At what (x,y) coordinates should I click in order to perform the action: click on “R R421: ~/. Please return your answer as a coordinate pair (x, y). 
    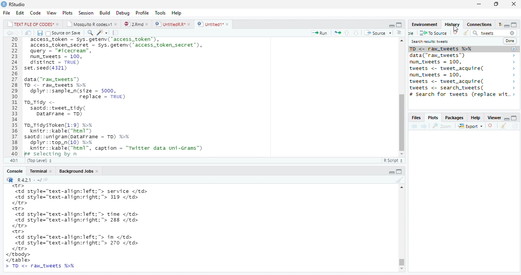
    Looking at the image, I should click on (30, 179).